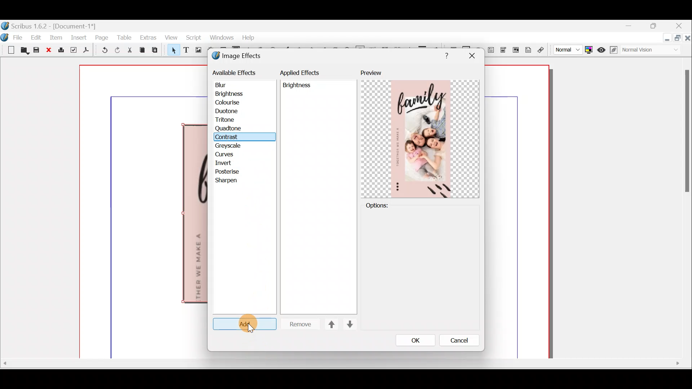 This screenshot has width=692, height=389. I want to click on Colourise, so click(231, 103).